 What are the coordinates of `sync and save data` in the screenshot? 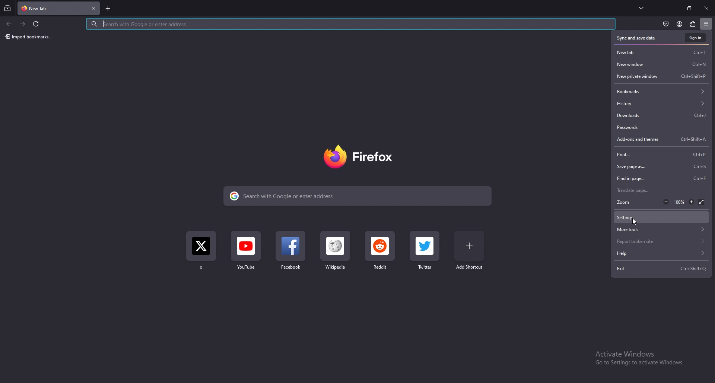 It's located at (636, 38).